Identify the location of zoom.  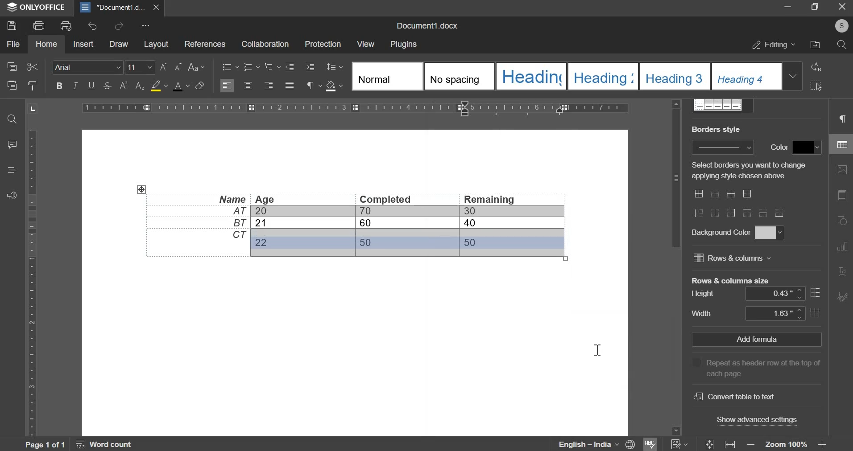
(785, 445).